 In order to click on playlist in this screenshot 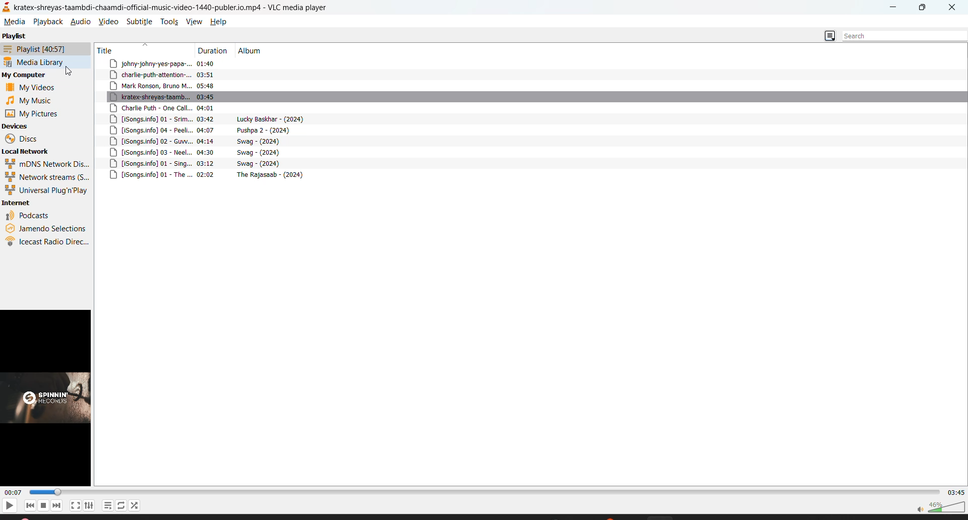, I will do `click(106, 505)`.